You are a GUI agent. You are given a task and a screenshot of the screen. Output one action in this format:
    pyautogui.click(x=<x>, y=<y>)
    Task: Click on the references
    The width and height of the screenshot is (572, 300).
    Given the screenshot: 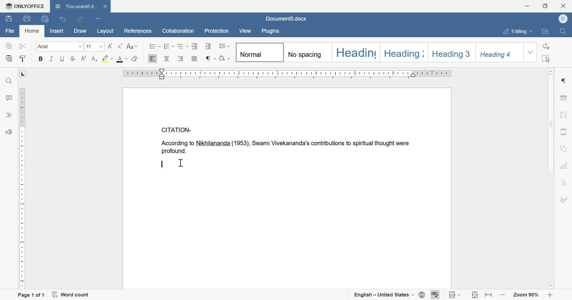 What is the action you would take?
    pyautogui.click(x=138, y=31)
    